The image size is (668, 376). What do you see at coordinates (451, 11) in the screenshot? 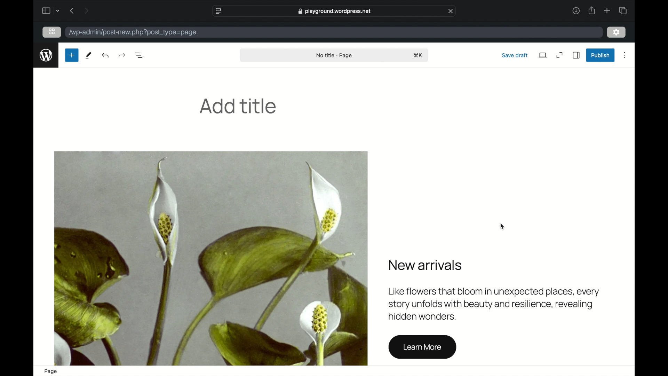
I see `close` at bounding box center [451, 11].